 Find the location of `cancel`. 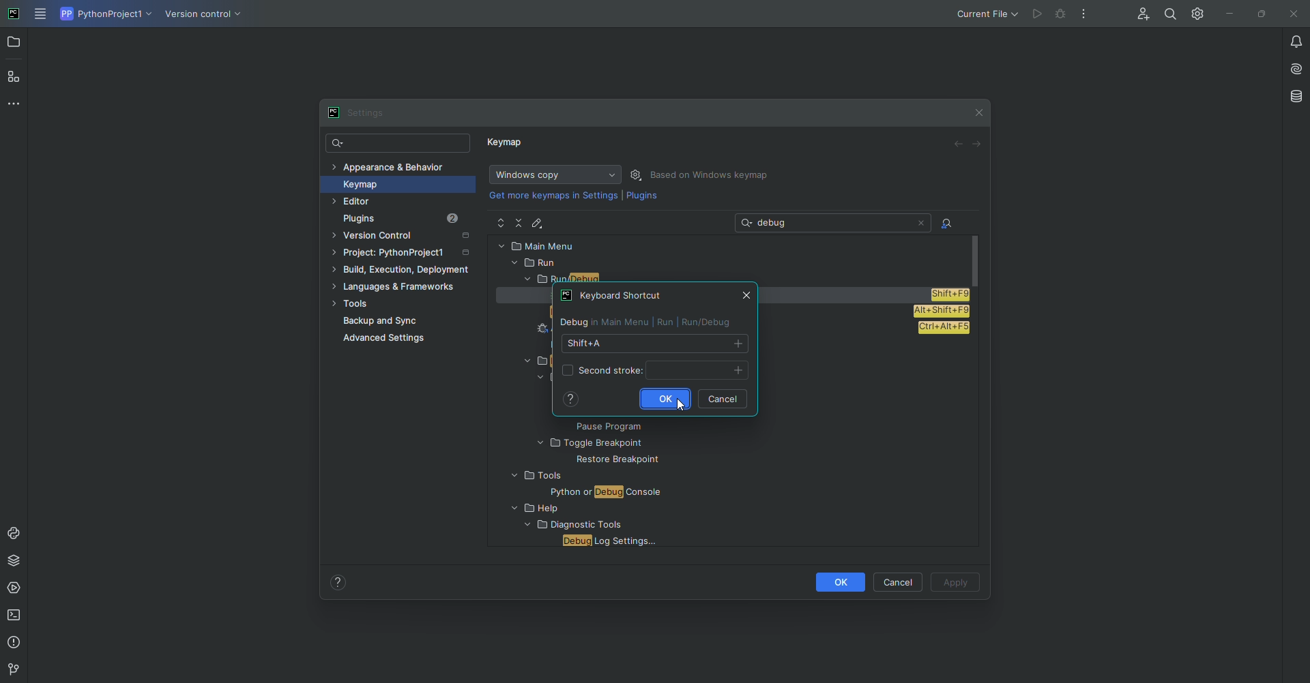

cancel is located at coordinates (723, 399).